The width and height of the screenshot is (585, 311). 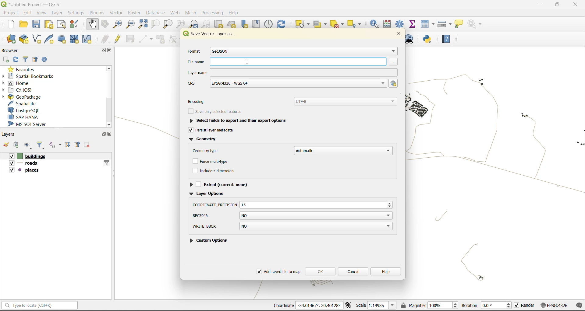 What do you see at coordinates (232, 25) in the screenshot?
I see `new 3d map view` at bounding box center [232, 25].